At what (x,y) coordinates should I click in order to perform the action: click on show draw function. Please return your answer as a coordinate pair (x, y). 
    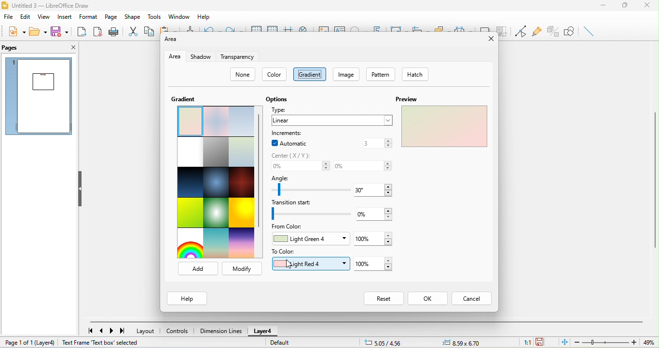
    Looking at the image, I should click on (572, 31).